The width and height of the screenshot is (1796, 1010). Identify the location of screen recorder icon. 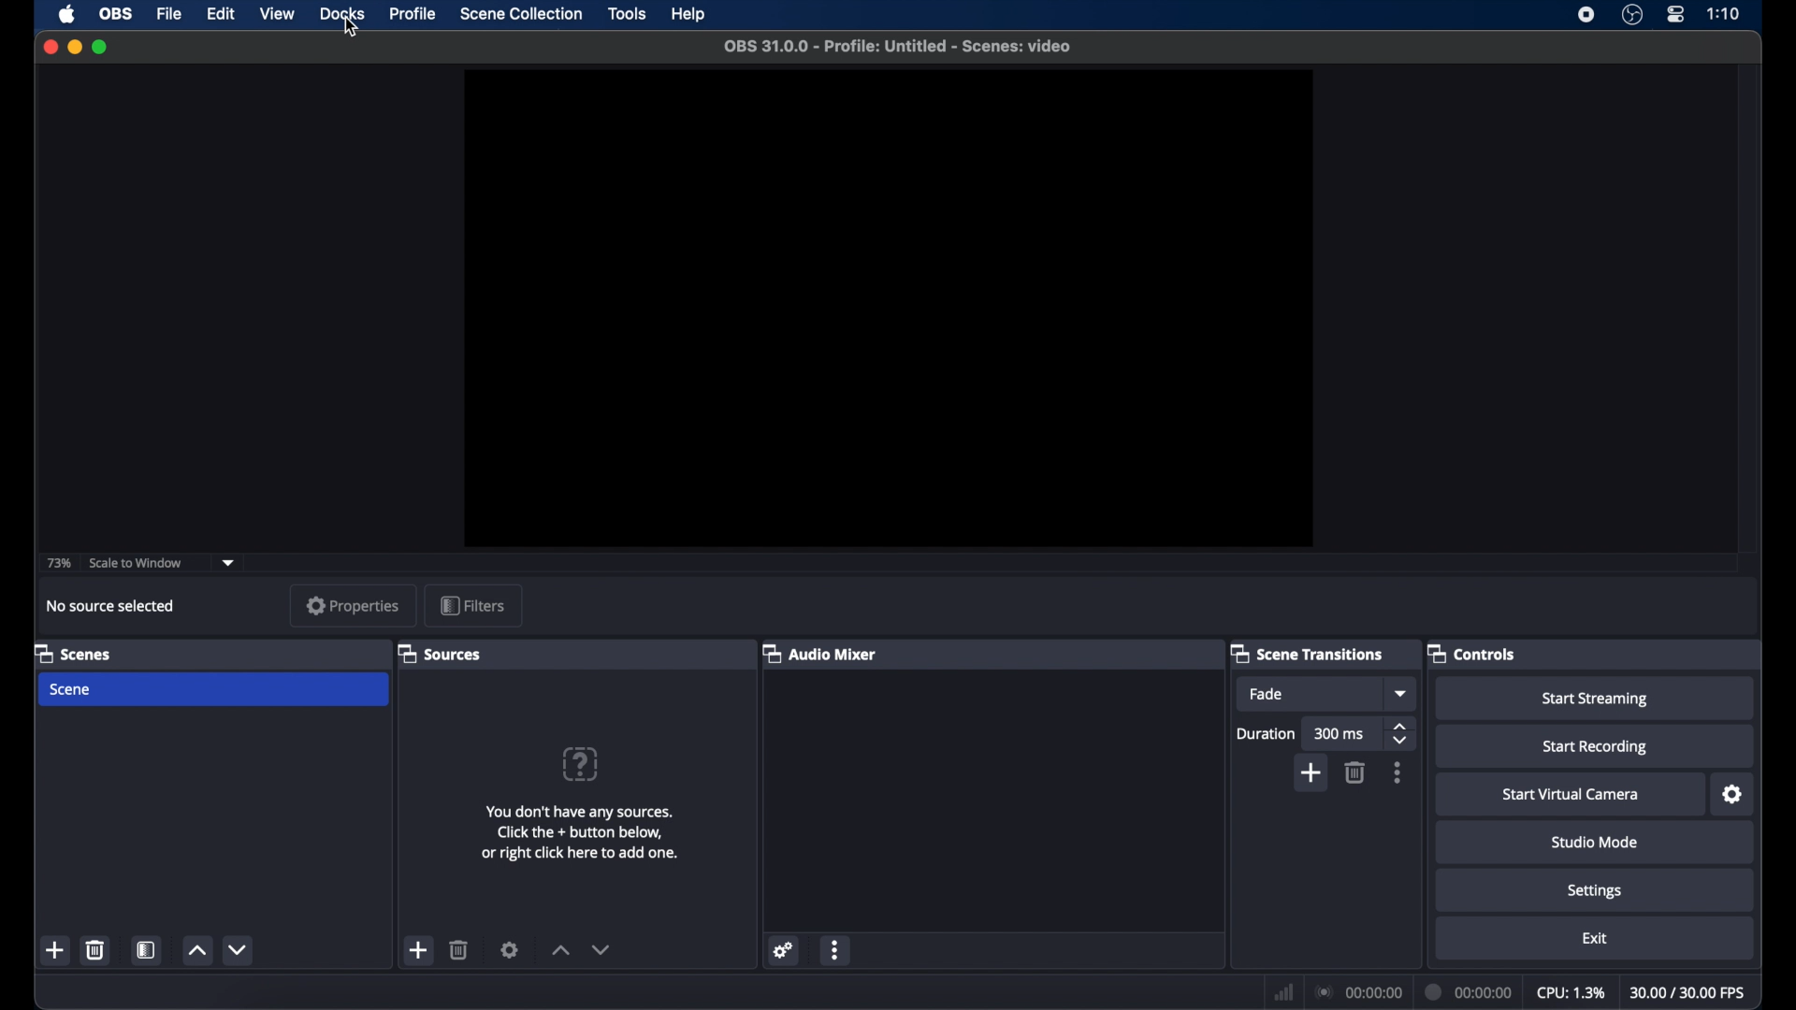
(1585, 15).